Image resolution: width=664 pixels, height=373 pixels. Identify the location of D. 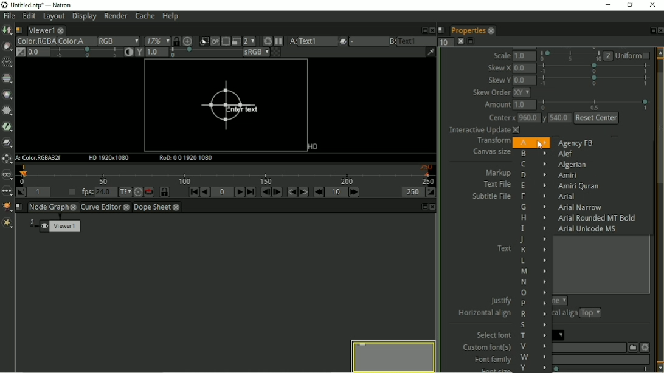
(533, 175).